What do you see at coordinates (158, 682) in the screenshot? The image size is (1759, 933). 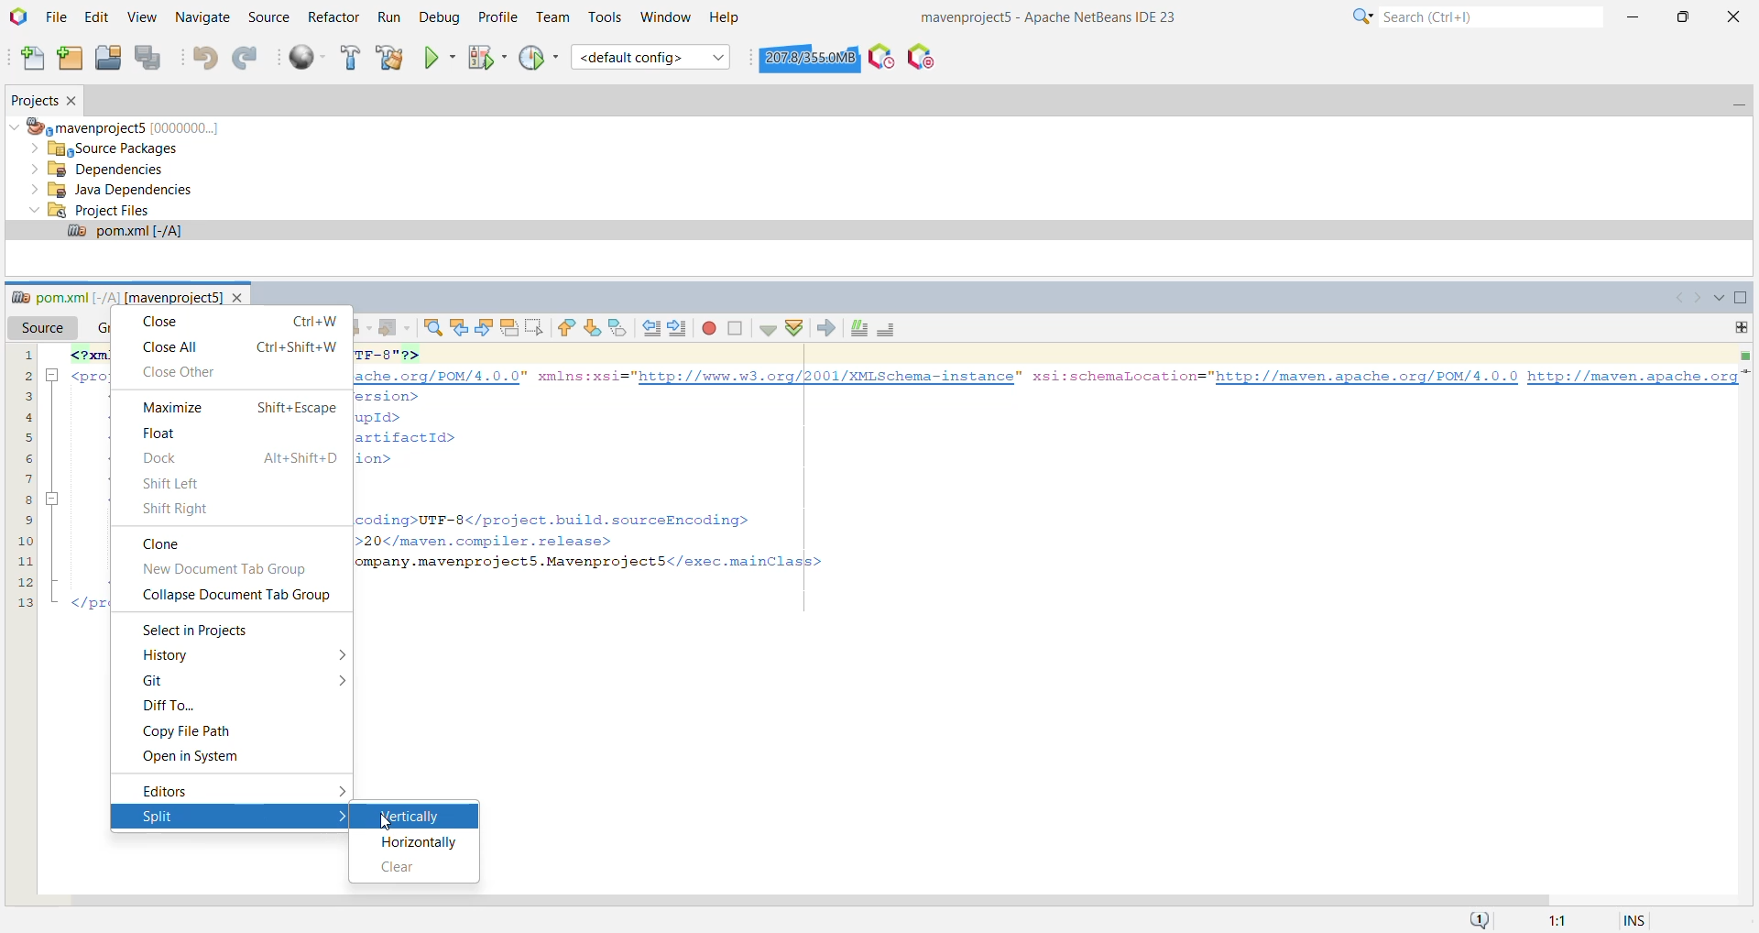 I see `Git` at bounding box center [158, 682].